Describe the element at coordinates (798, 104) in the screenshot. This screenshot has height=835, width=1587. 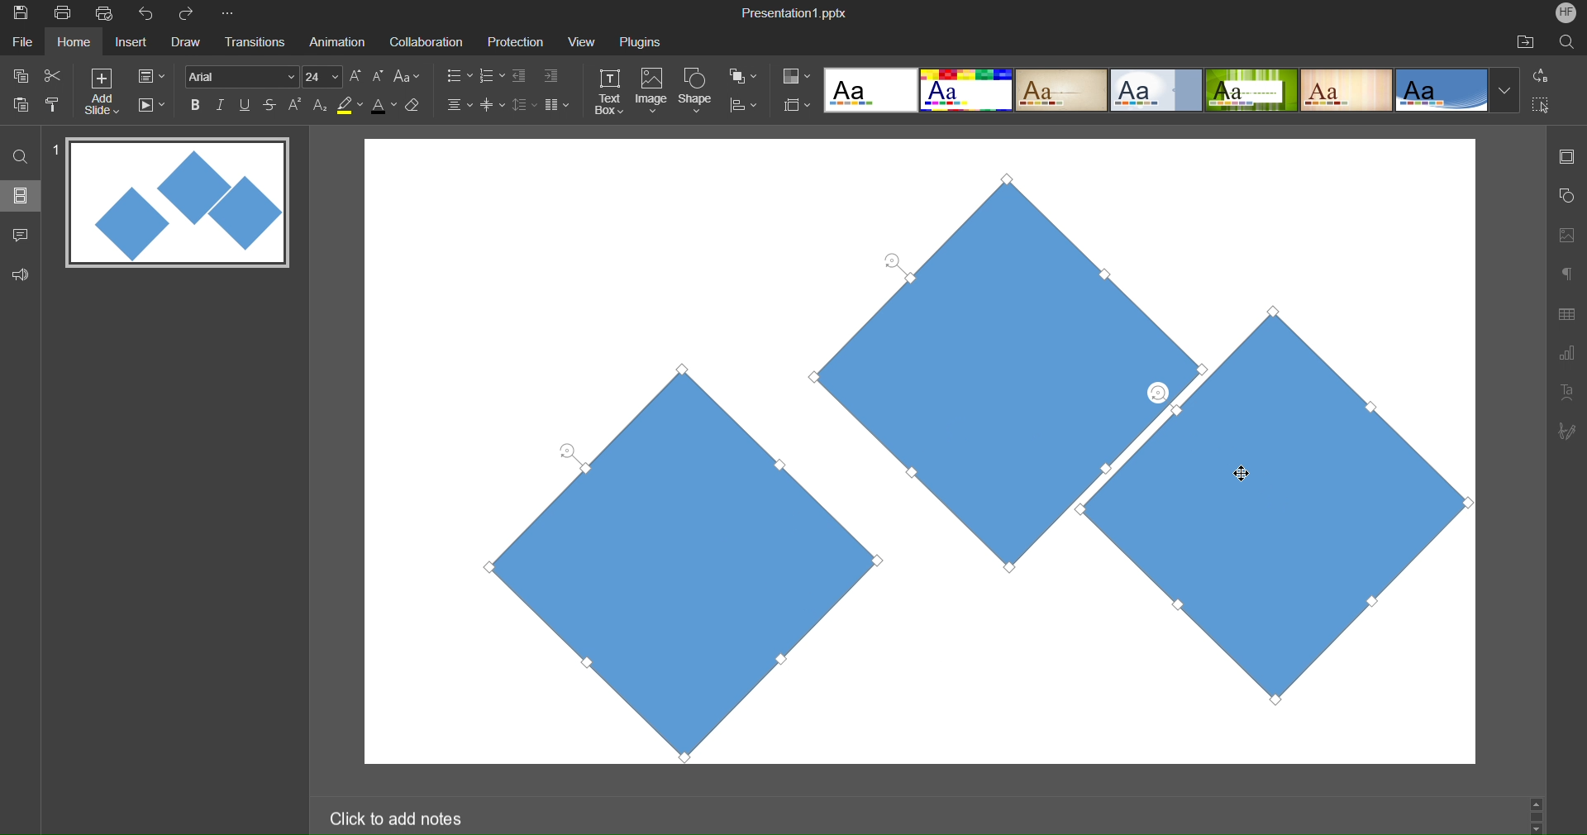
I see `Slide Size Settings` at that location.